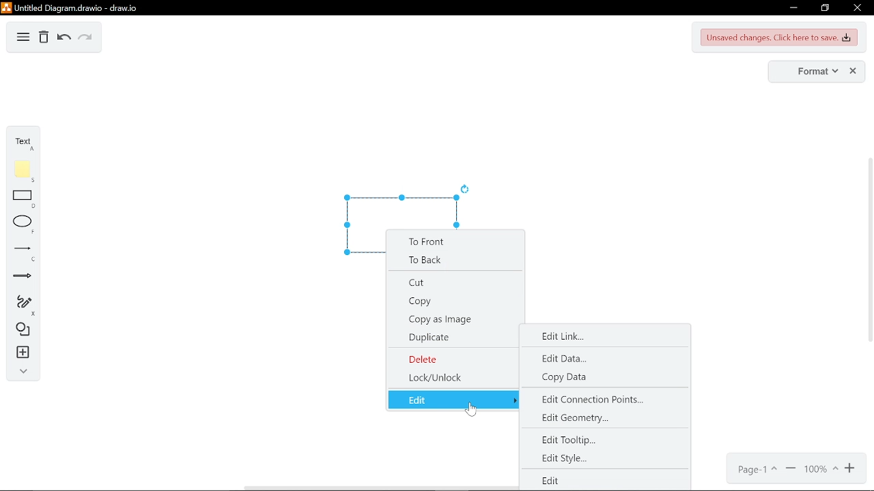 This screenshot has height=491, width=874. What do you see at coordinates (563, 458) in the screenshot?
I see `edit style` at bounding box center [563, 458].